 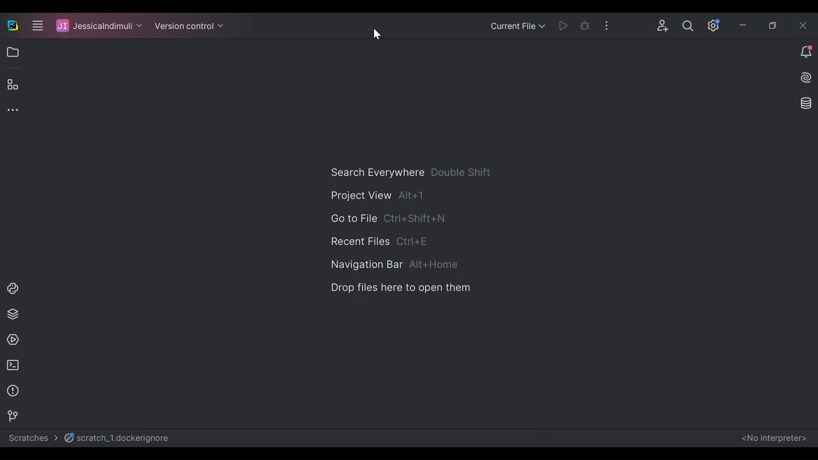 What do you see at coordinates (518, 26) in the screenshot?
I see `Current file` at bounding box center [518, 26].